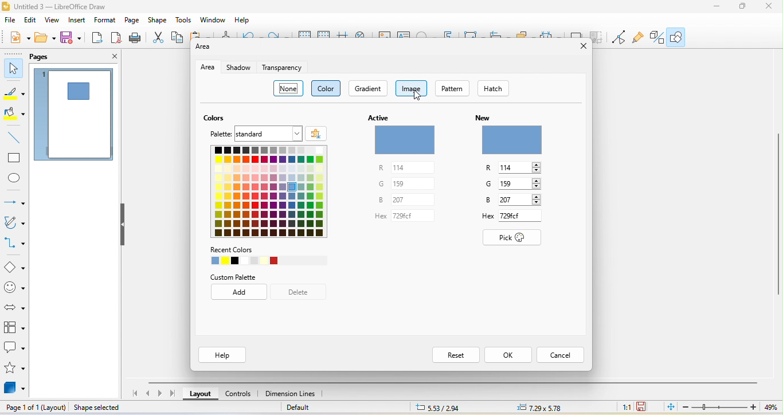  What do you see at coordinates (14, 287) in the screenshot?
I see `symbol shapes` at bounding box center [14, 287].